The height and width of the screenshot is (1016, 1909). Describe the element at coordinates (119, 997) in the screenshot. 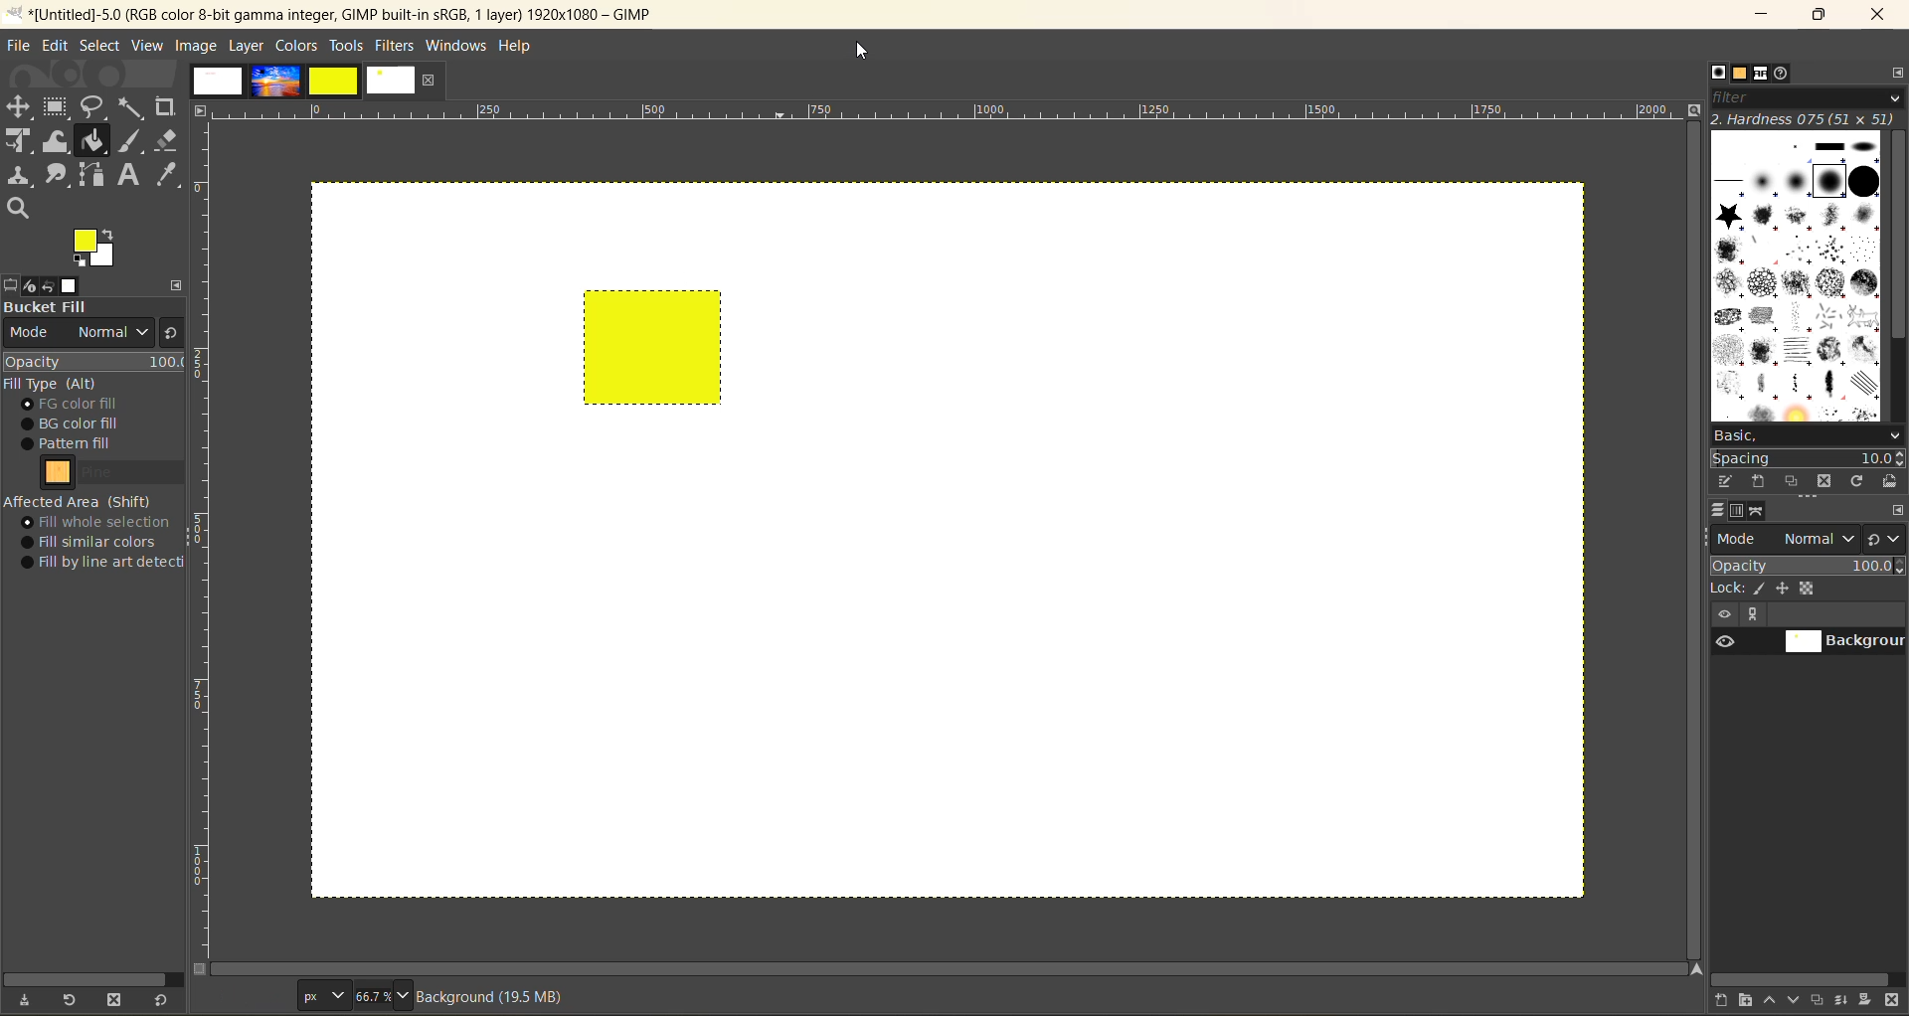

I see `delete tool preset` at that location.